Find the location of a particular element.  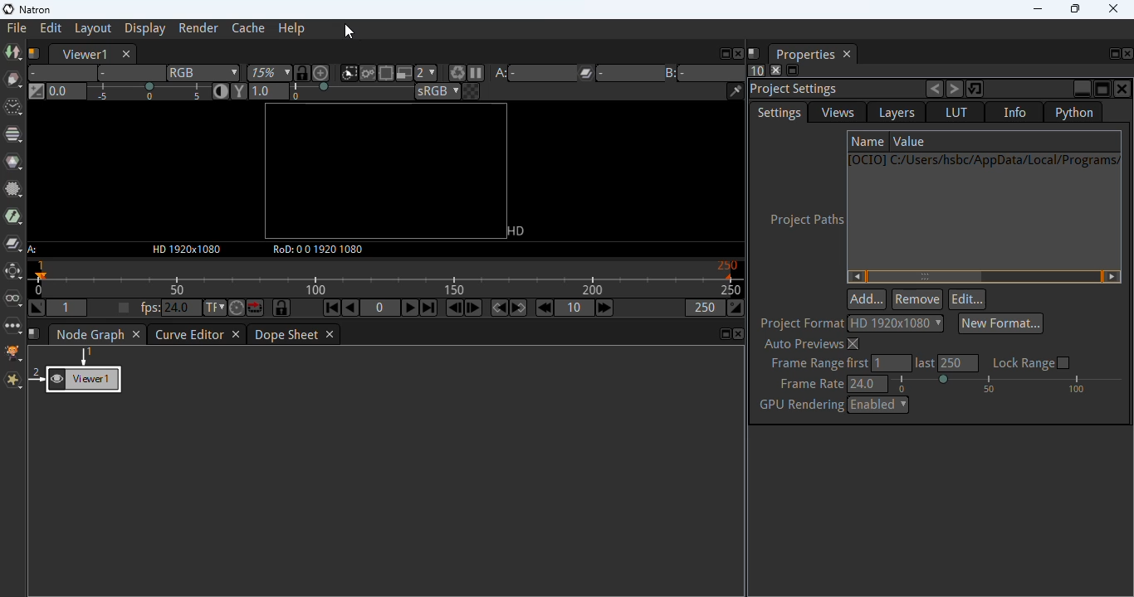

viewer gamma correction: switch between gamma=1.0 and user setting. is located at coordinates (239, 92).